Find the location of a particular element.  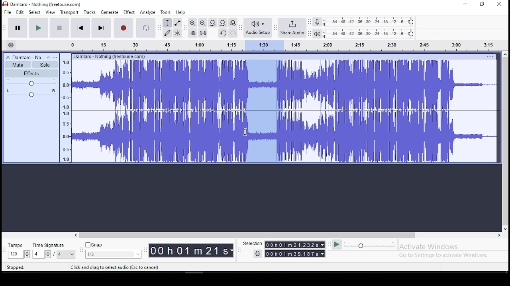

generate is located at coordinates (109, 12).